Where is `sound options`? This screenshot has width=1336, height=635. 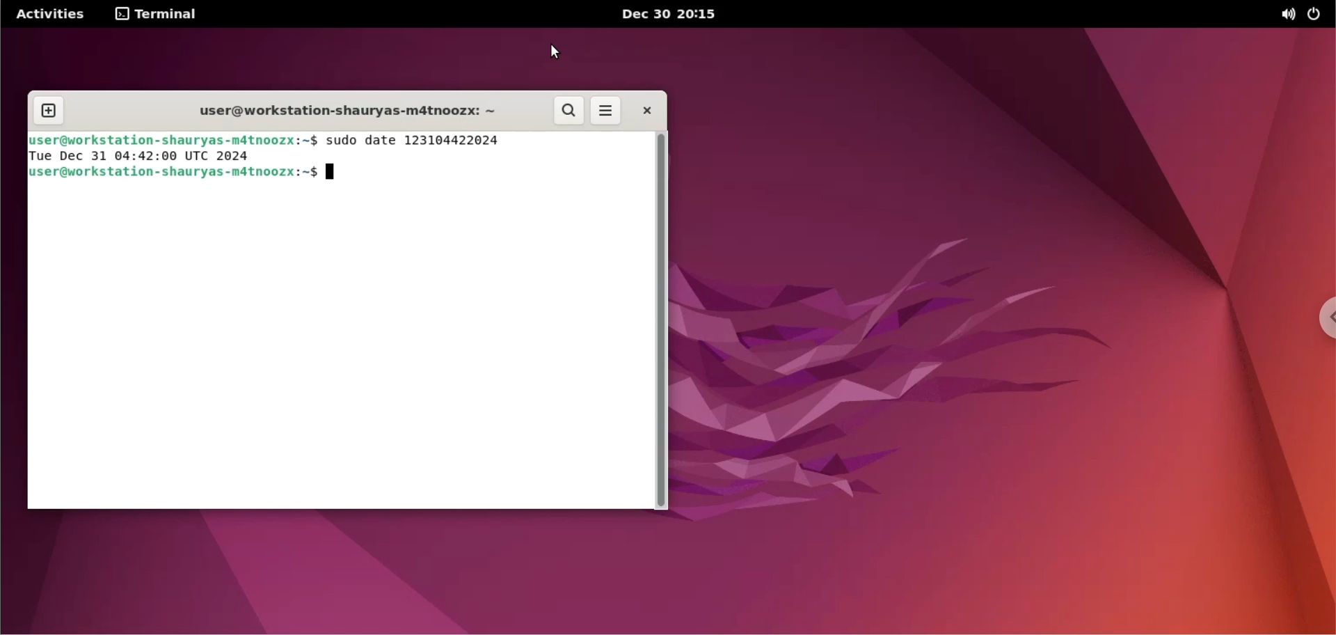 sound options is located at coordinates (1287, 14).